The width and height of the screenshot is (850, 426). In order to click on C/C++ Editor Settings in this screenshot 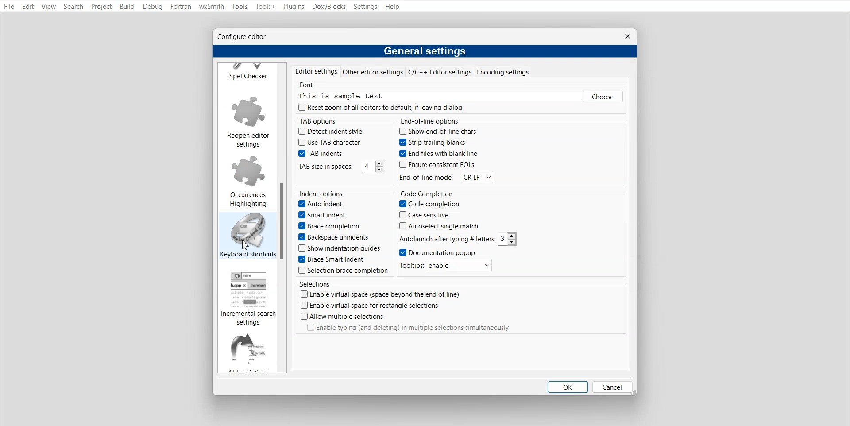, I will do `click(439, 71)`.